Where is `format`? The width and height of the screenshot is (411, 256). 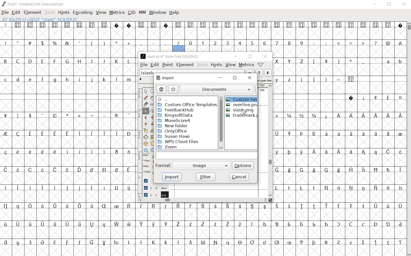
format is located at coordinates (192, 165).